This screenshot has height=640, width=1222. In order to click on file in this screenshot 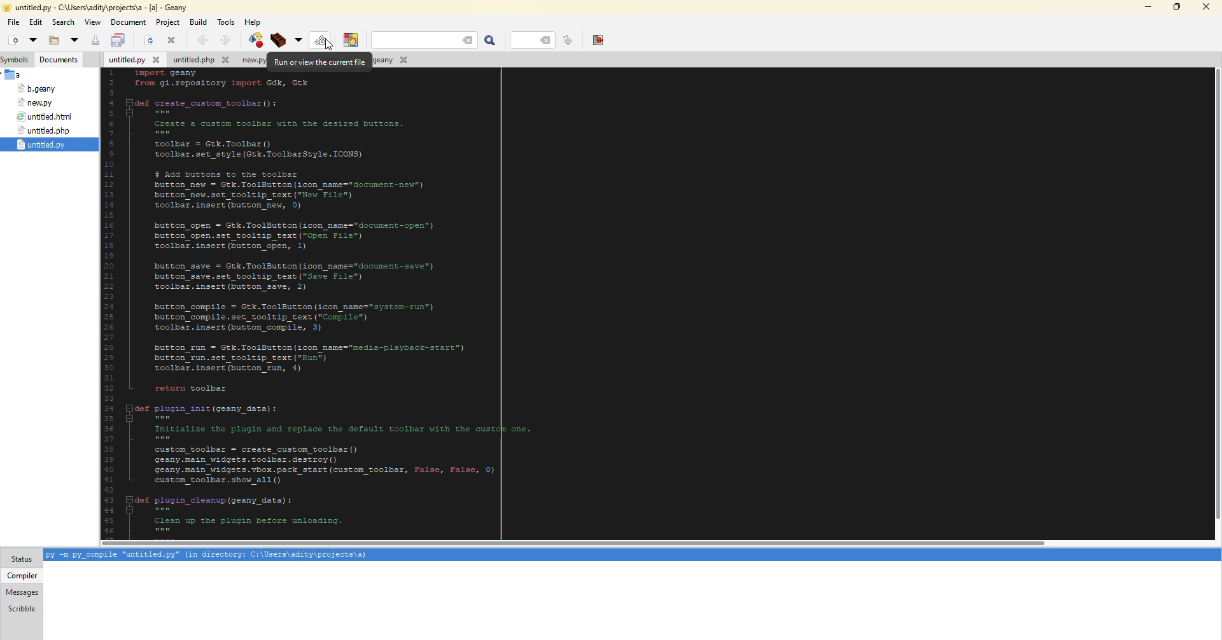, I will do `click(133, 59)`.